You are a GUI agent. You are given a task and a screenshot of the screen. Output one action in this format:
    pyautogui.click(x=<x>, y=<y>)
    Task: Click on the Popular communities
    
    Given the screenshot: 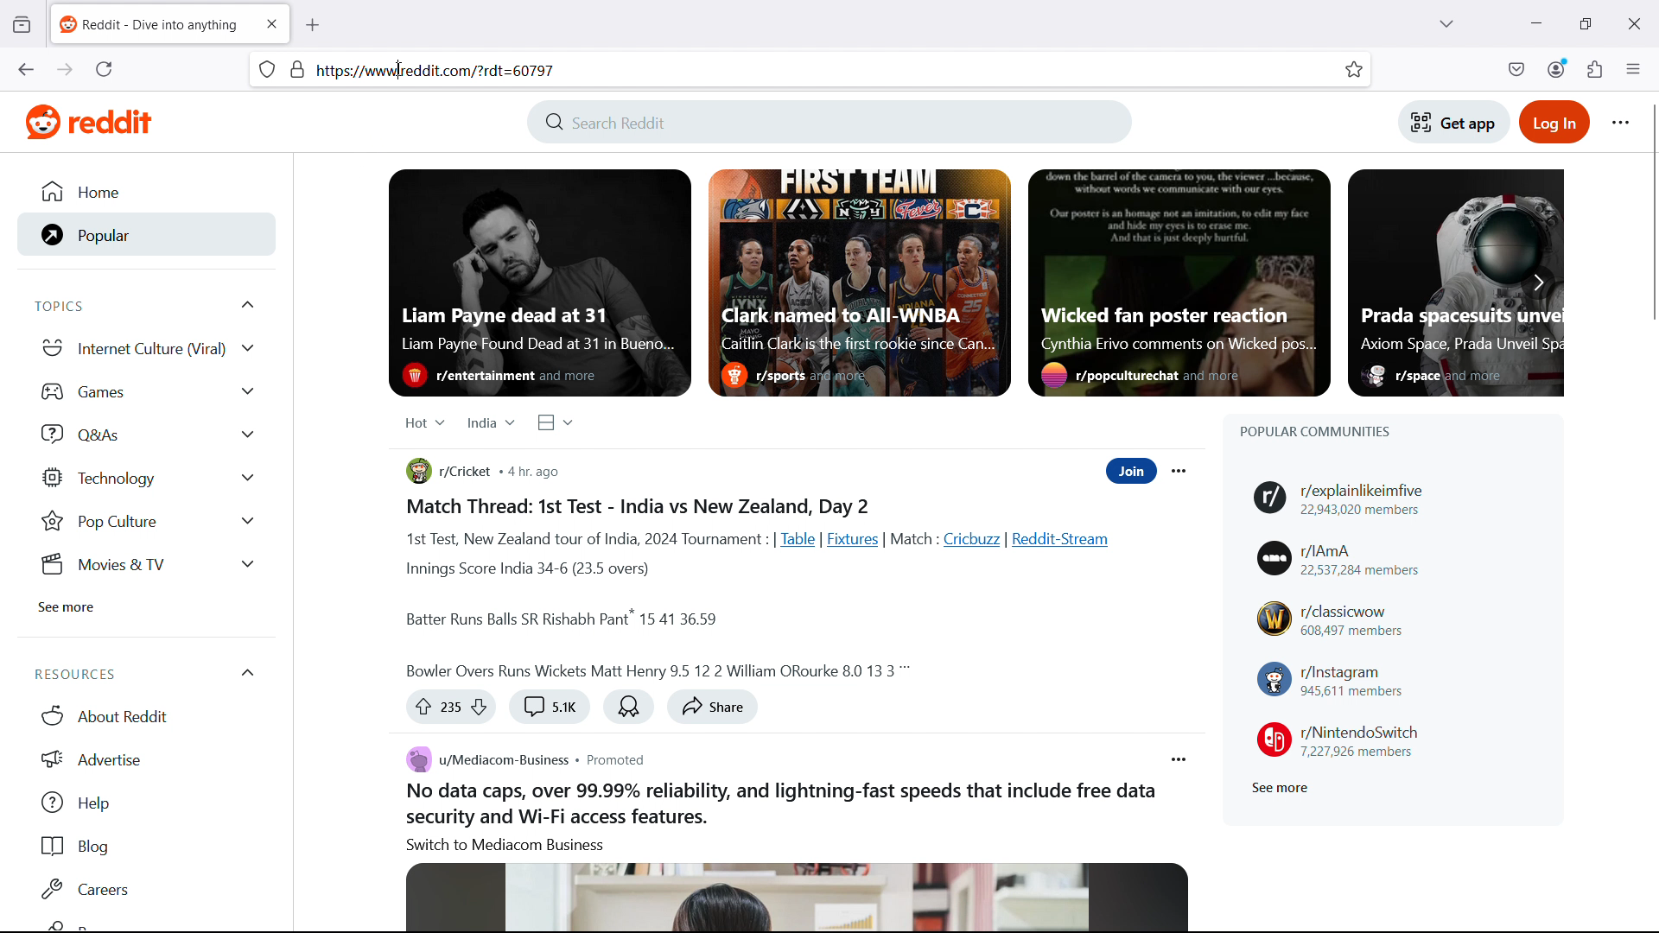 What is the action you would take?
    pyautogui.click(x=1315, y=431)
    